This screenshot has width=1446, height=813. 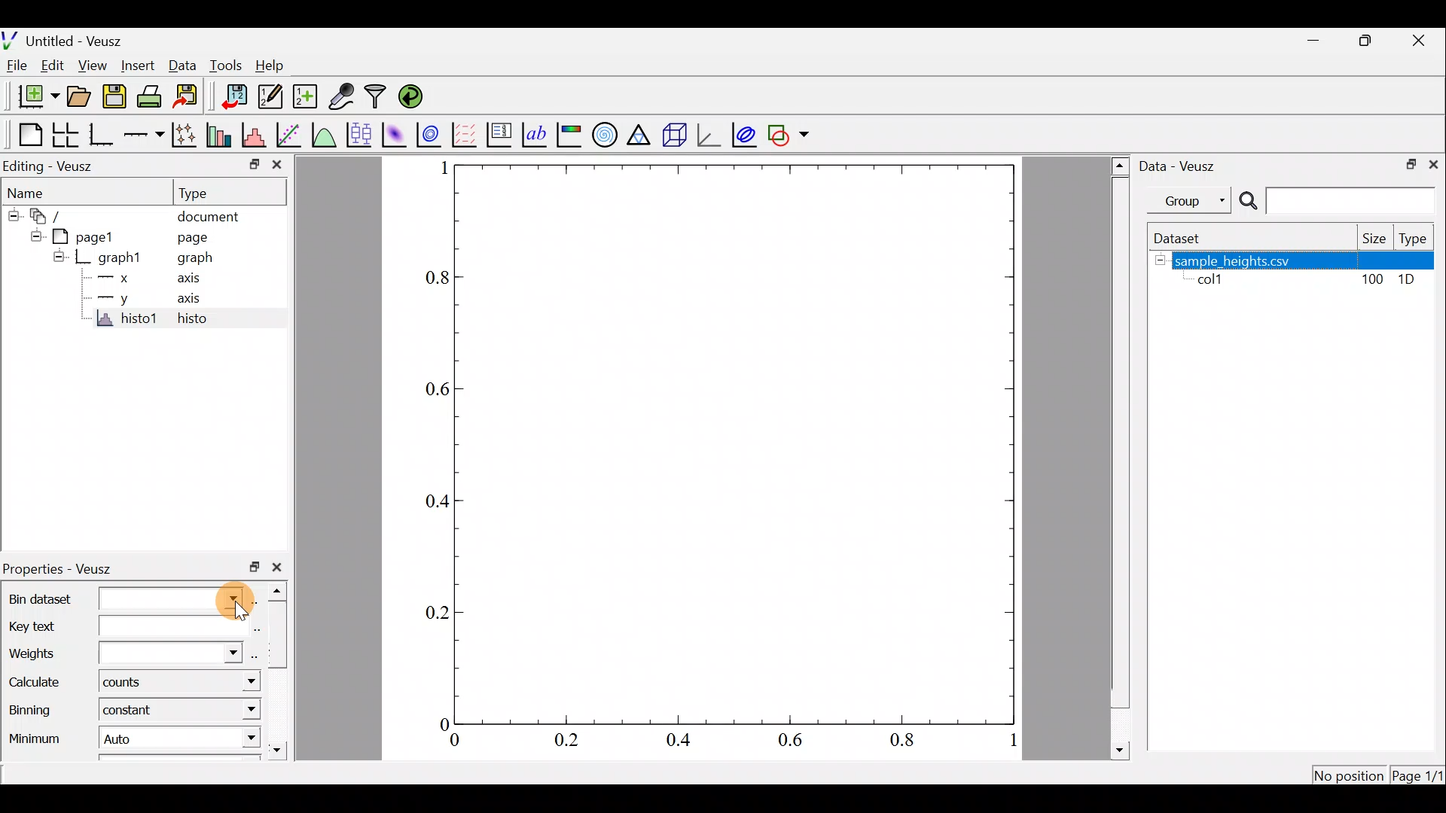 I want to click on 0.8, so click(x=434, y=282).